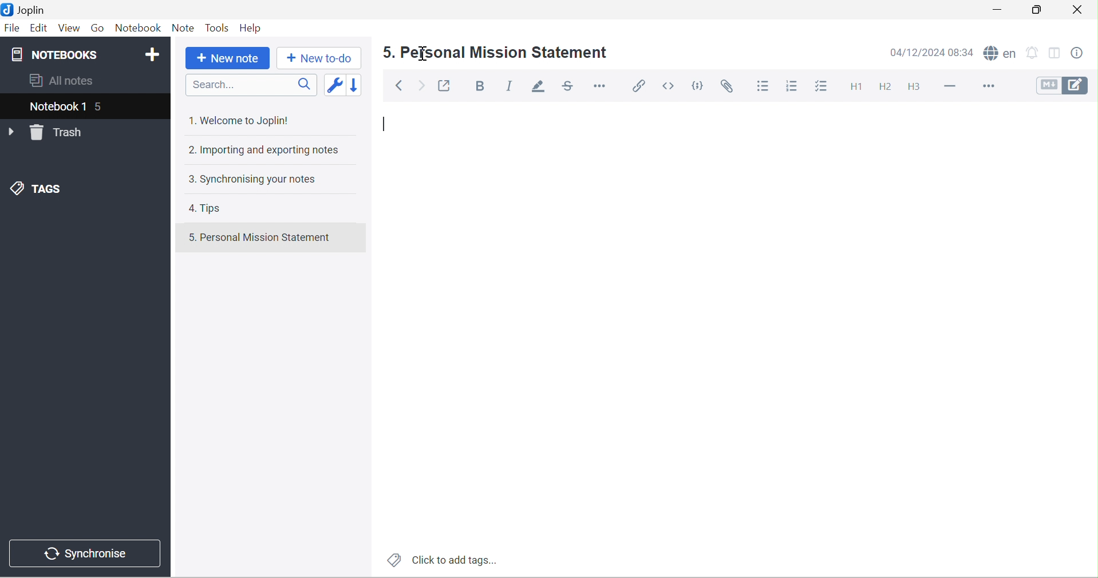 This screenshot has height=578, width=1098. I want to click on cursor, so click(421, 53).